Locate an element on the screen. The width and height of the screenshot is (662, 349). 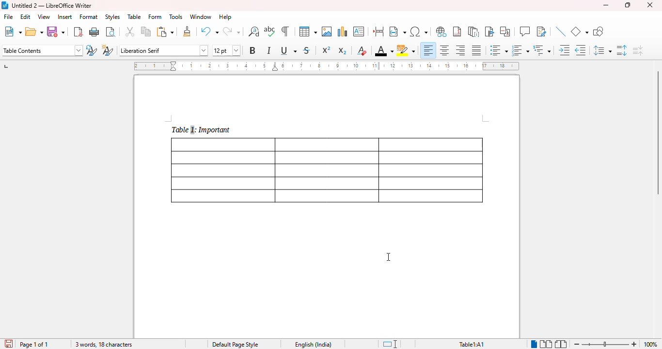
set page style is located at coordinates (43, 50).